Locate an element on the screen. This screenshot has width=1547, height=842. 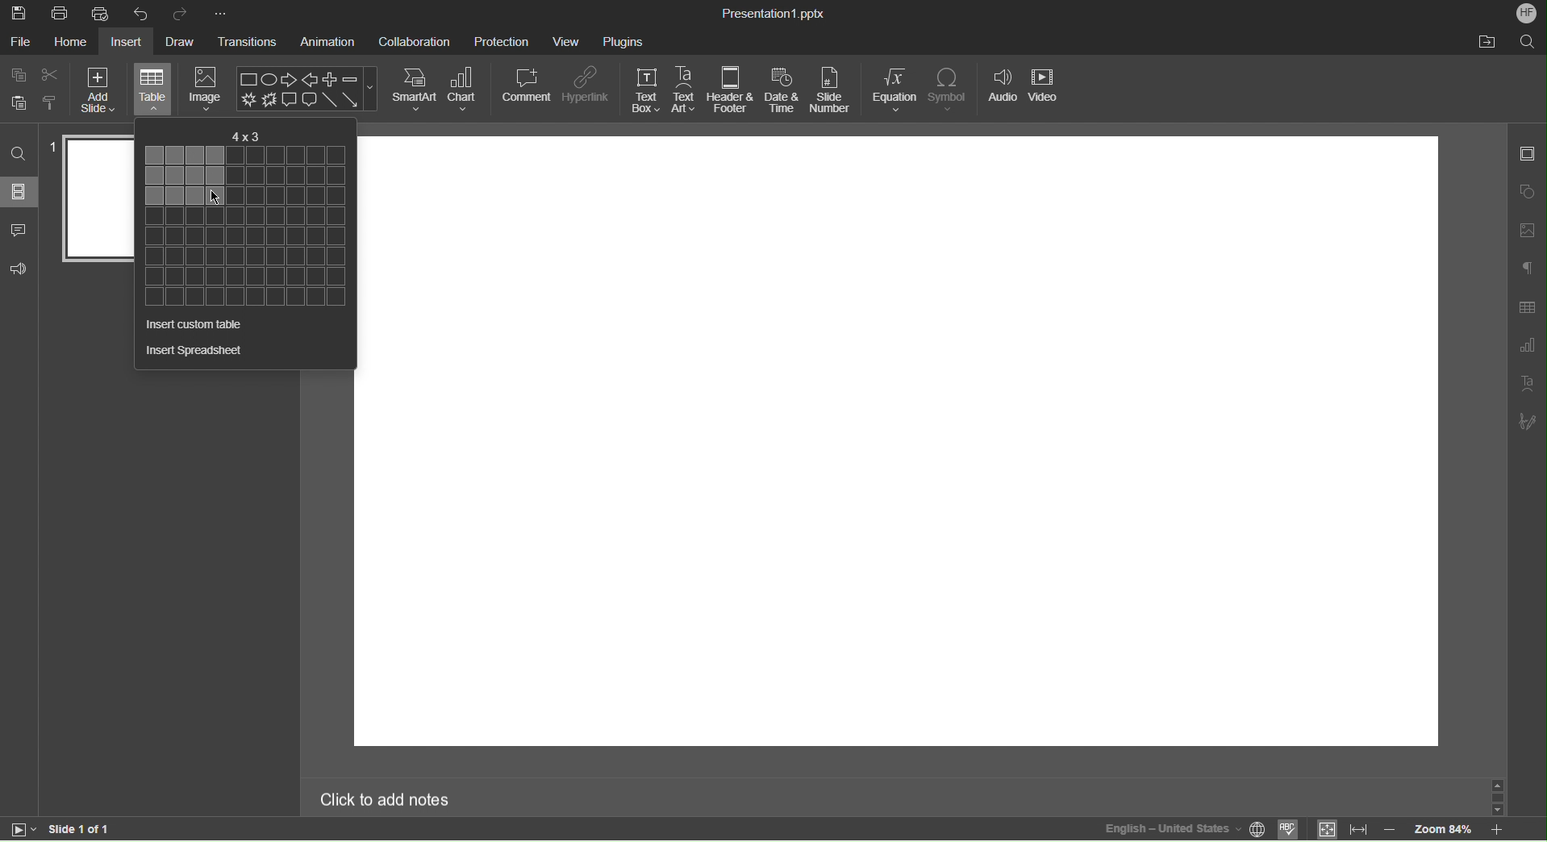
Open Folder is located at coordinates (1487, 42).